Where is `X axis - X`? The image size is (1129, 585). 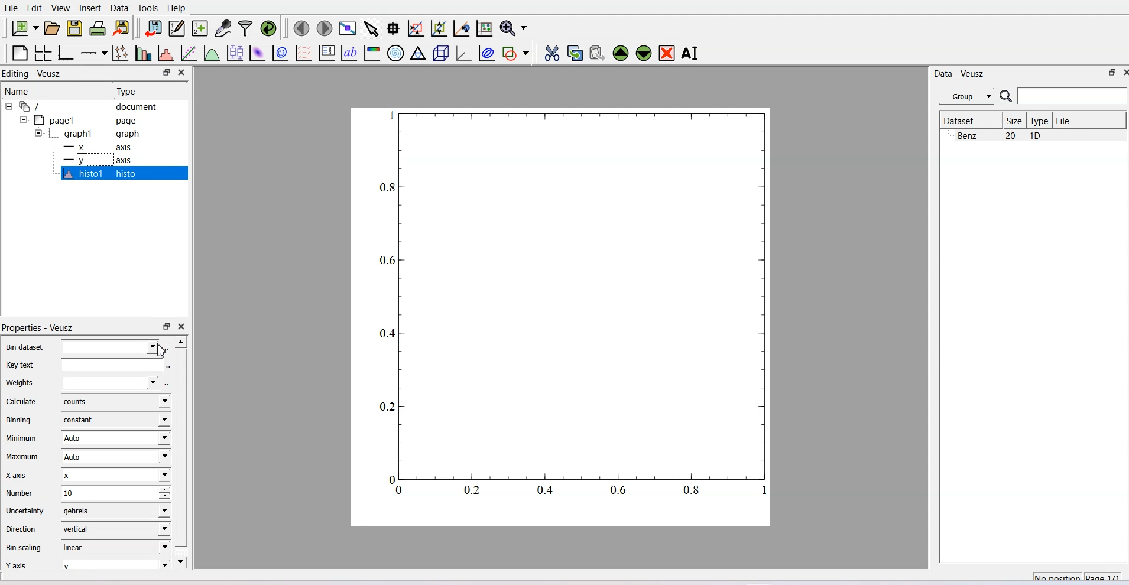
X axis - X is located at coordinates (86, 474).